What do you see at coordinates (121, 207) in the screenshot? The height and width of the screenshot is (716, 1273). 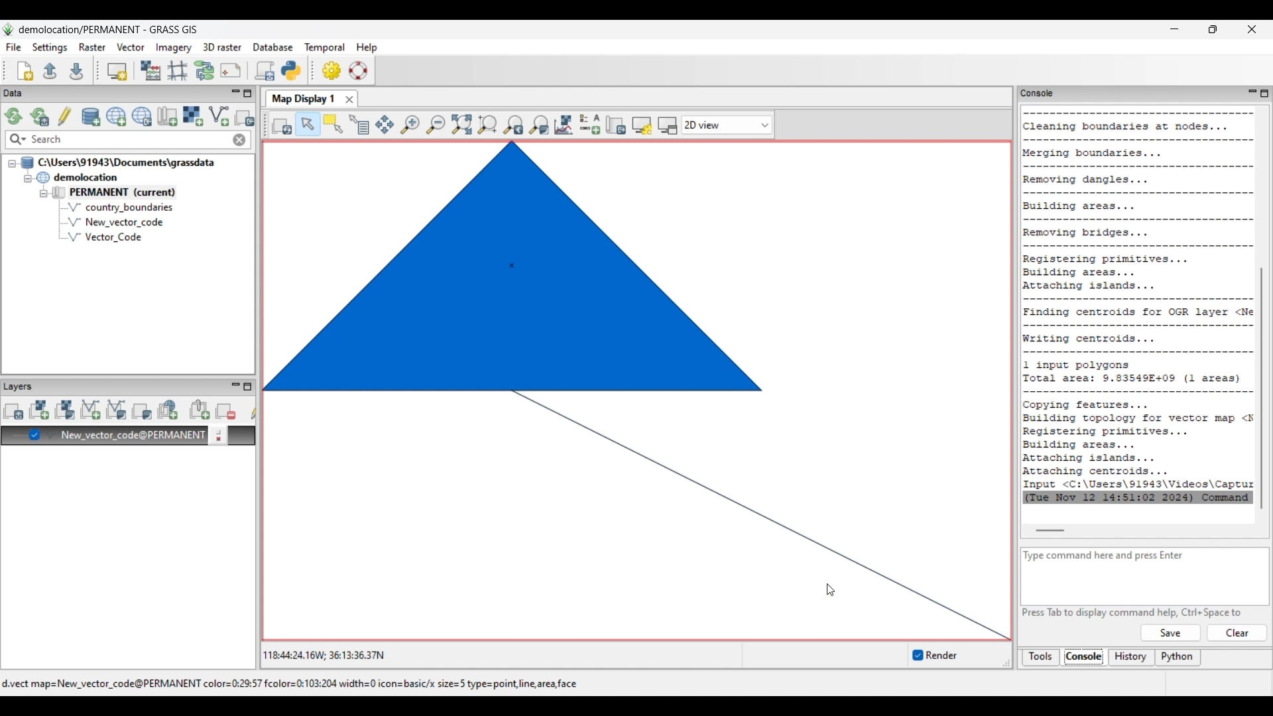 I see `country_boundaries` at bounding box center [121, 207].